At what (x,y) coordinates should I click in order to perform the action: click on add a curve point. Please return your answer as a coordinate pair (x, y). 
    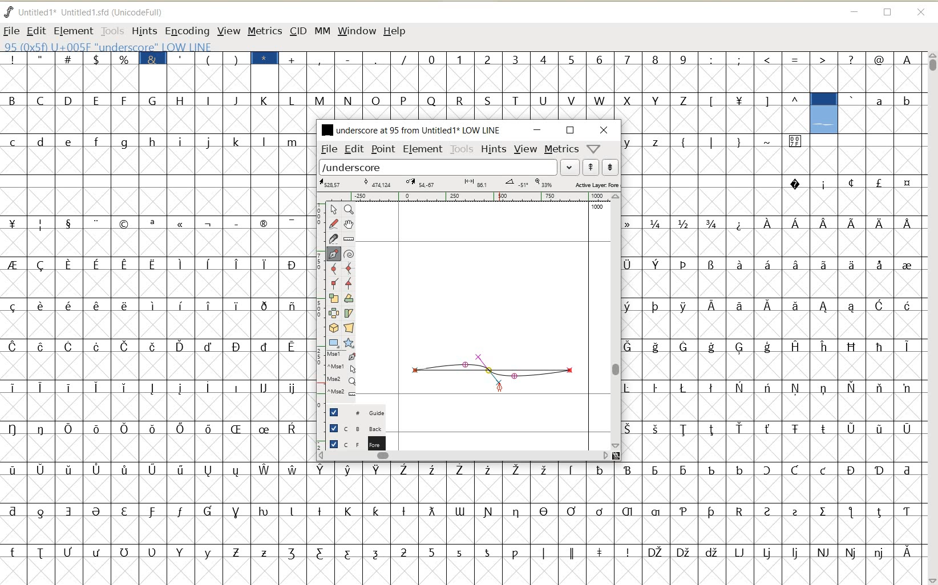
    Looking at the image, I should click on (333, 268).